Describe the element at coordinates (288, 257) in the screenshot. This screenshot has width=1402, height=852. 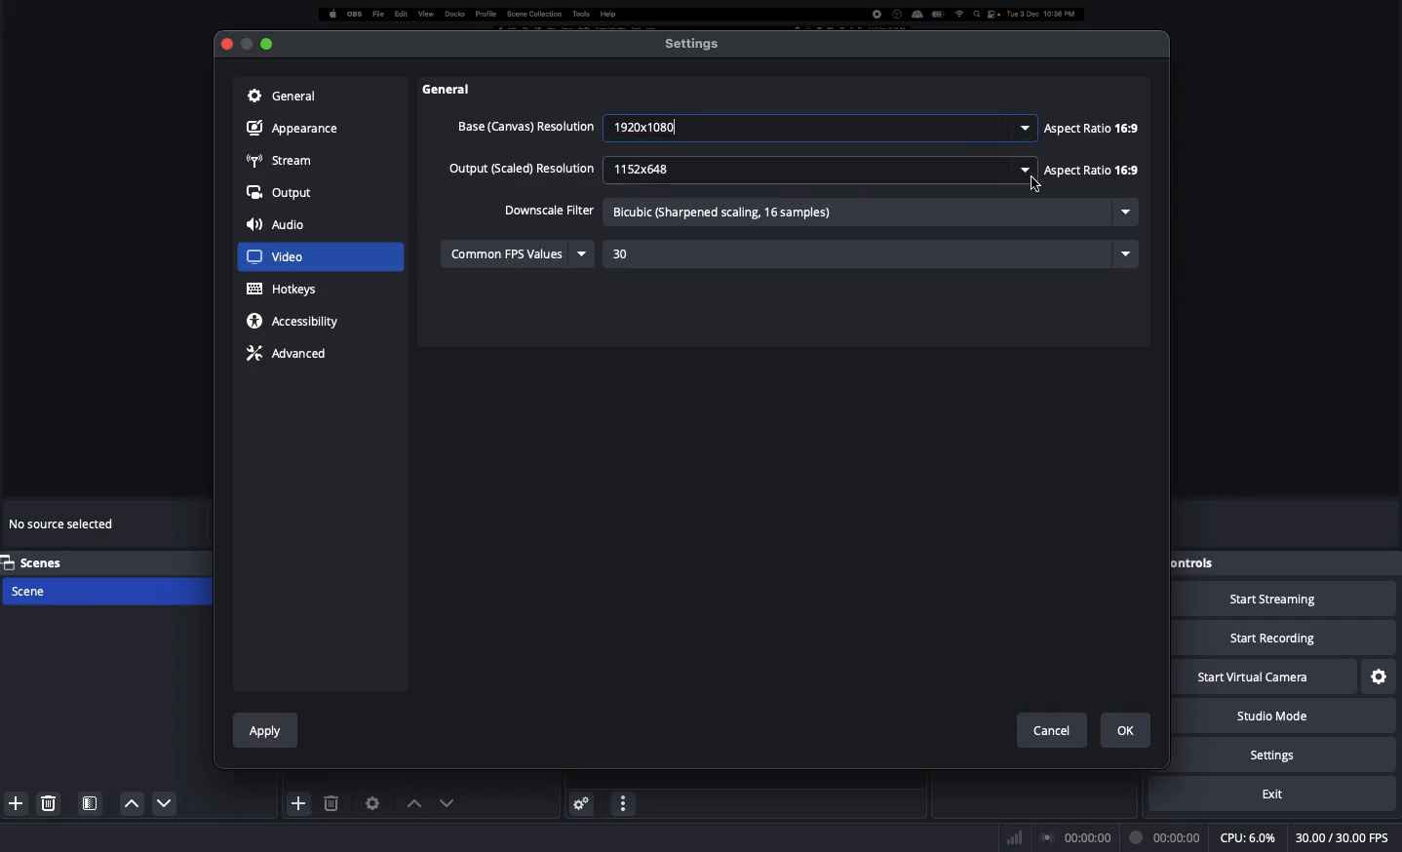
I see `Clicked` at that location.